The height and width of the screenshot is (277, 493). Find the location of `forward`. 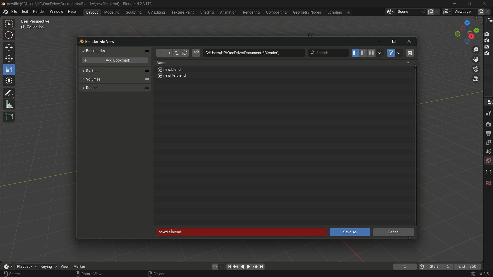

forward is located at coordinates (168, 53).